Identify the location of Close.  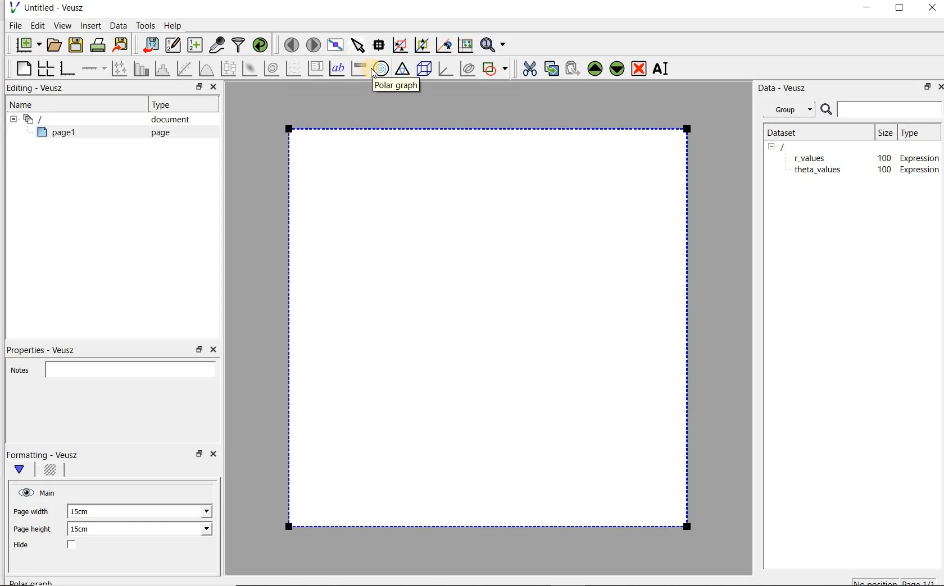
(212, 350).